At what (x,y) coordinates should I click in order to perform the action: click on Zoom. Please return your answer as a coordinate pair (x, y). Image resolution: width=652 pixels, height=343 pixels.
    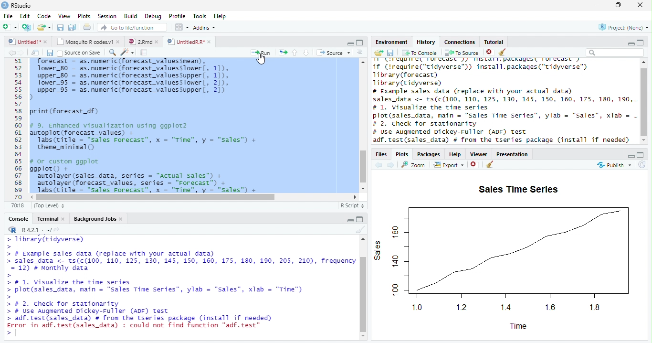
    Looking at the image, I should click on (412, 165).